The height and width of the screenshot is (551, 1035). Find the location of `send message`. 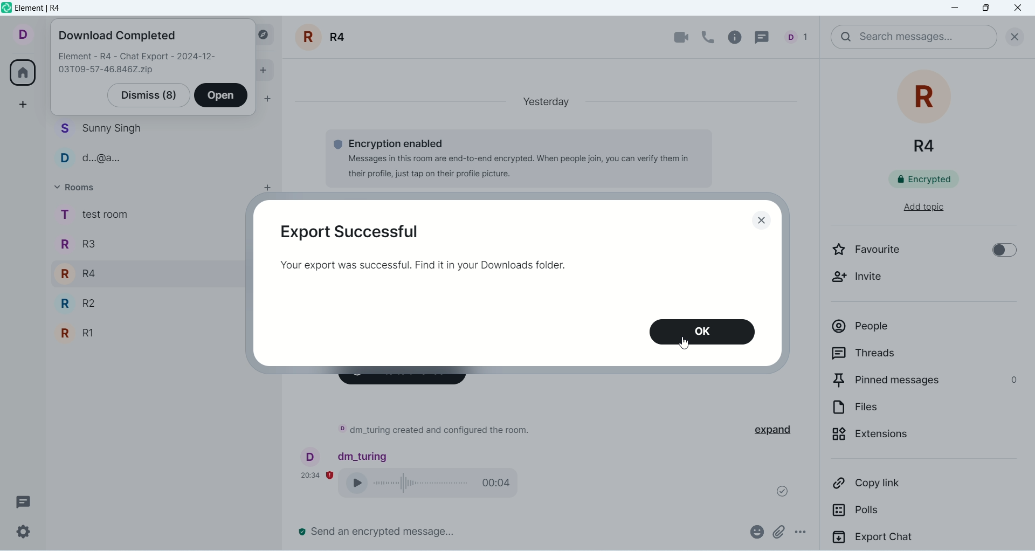

send message is located at coordinates (378, 532).